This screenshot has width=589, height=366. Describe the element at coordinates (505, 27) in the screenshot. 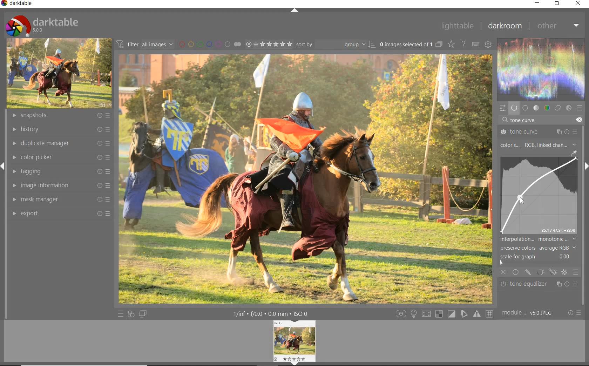

I see `darkroom` at that location.